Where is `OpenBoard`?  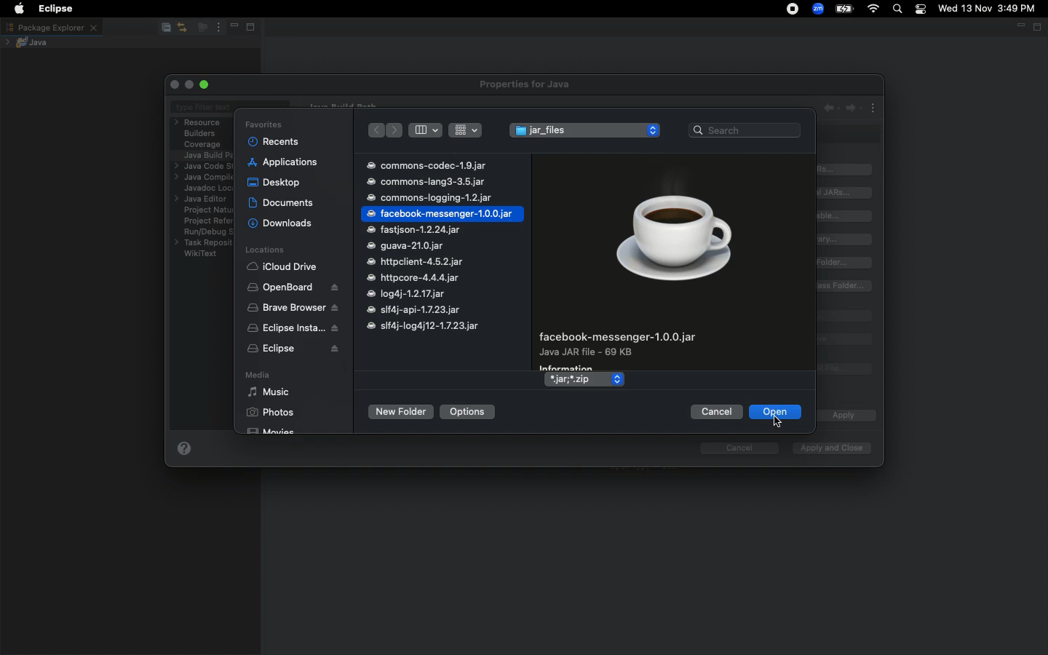 OpenBoard is located at coordinates (294, 287).